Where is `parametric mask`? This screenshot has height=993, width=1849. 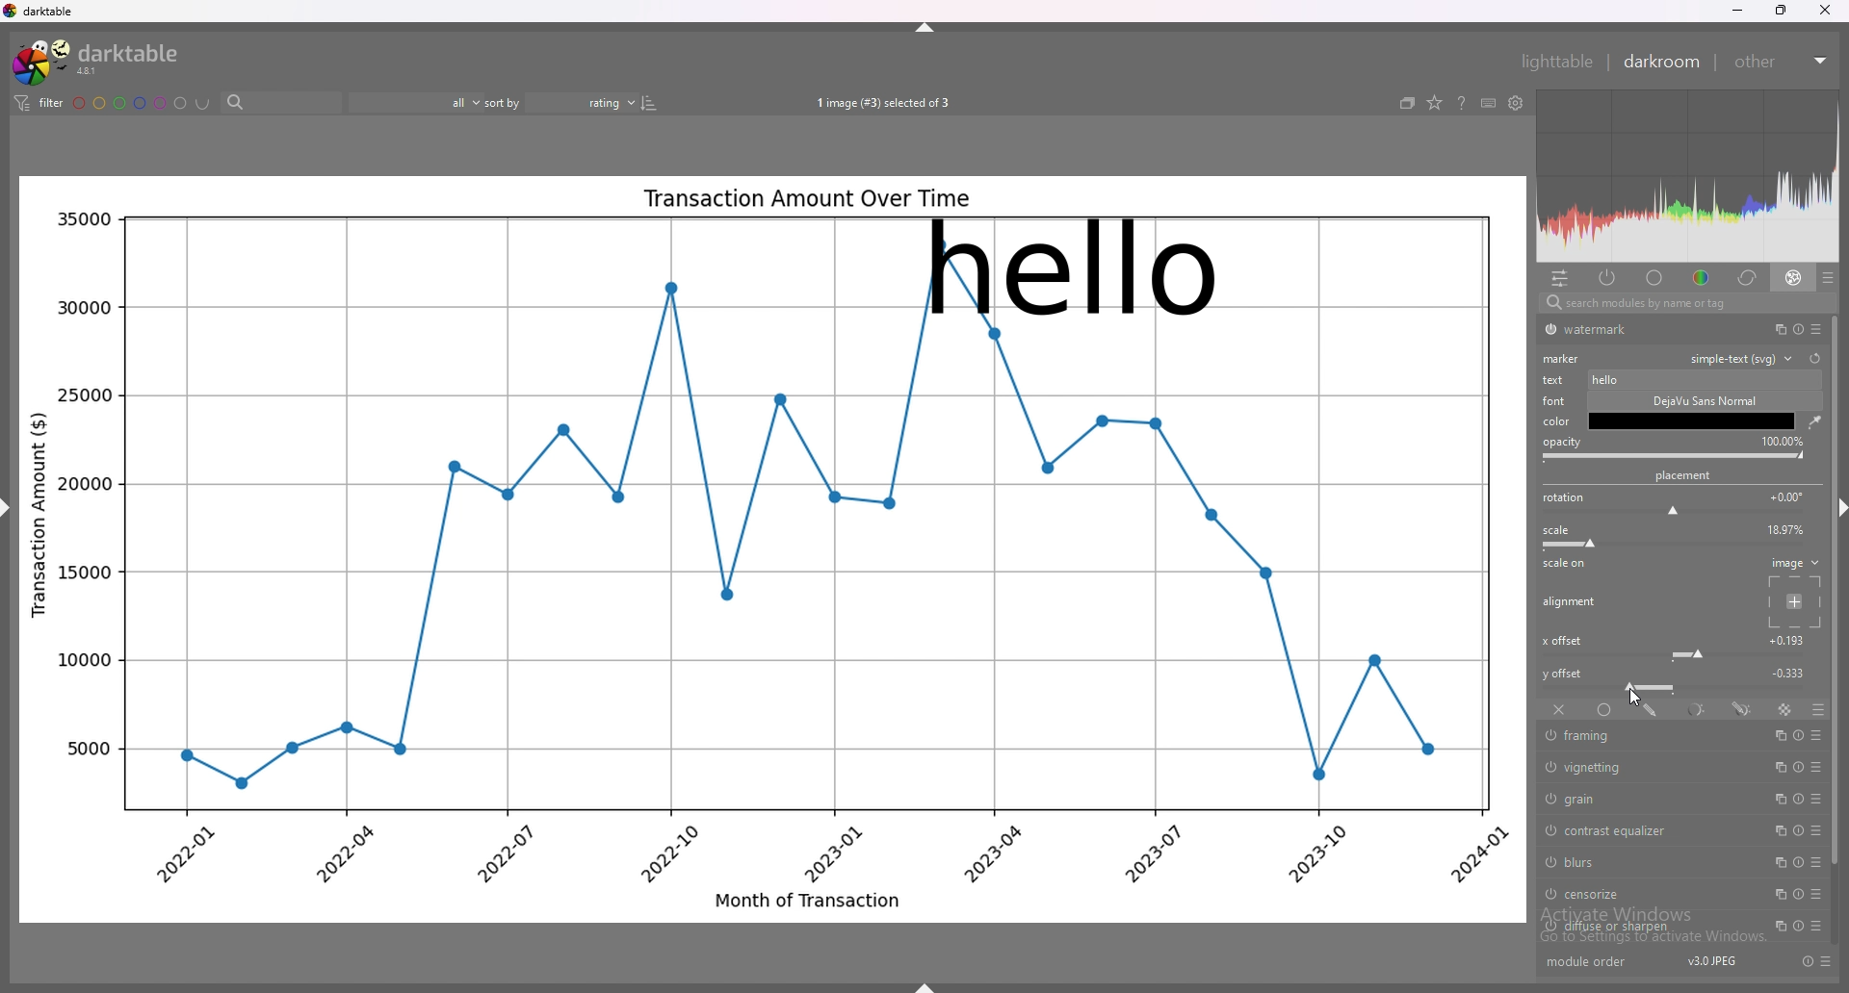
parametric mask is located at coordinates (1699, 709).